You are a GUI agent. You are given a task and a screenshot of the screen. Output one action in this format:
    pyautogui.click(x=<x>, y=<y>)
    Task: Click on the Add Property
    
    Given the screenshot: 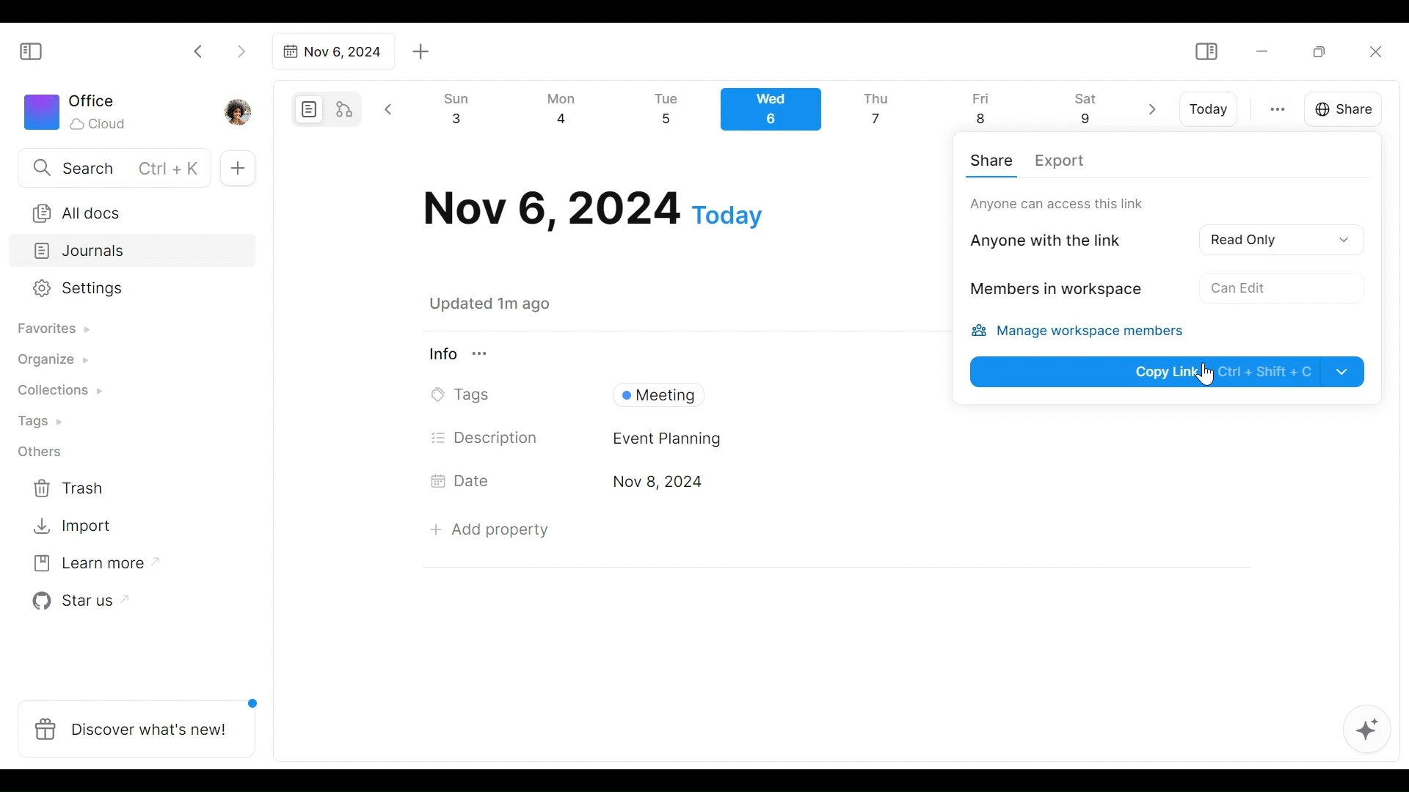 What is the action you would take?
    pyautogui.click(x=489, y=529)
    